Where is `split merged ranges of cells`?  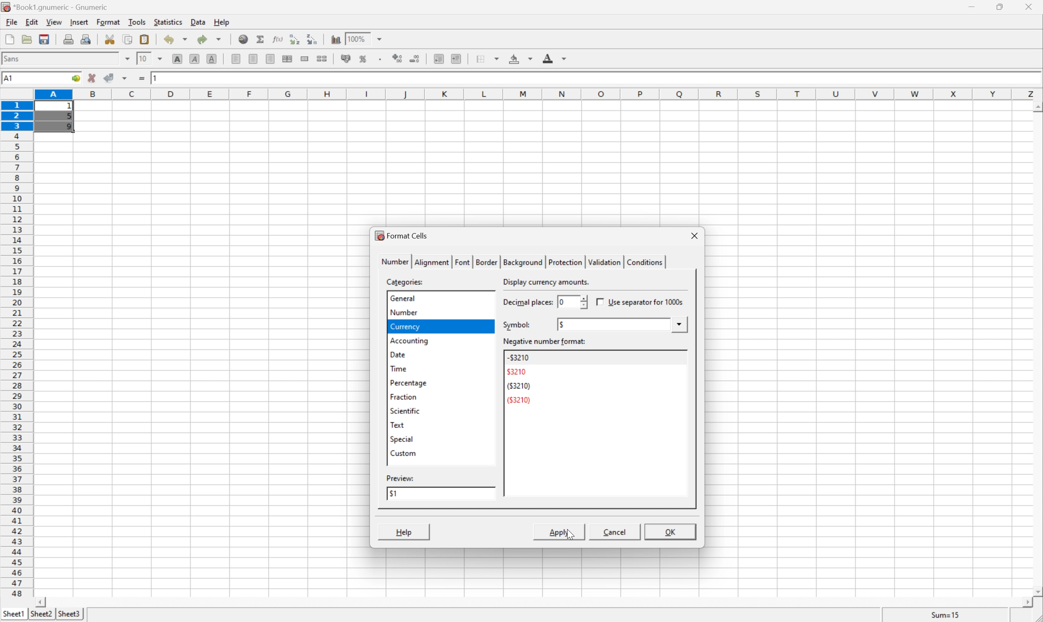 split merged ranges of cells is located at coordinates (323, 58).